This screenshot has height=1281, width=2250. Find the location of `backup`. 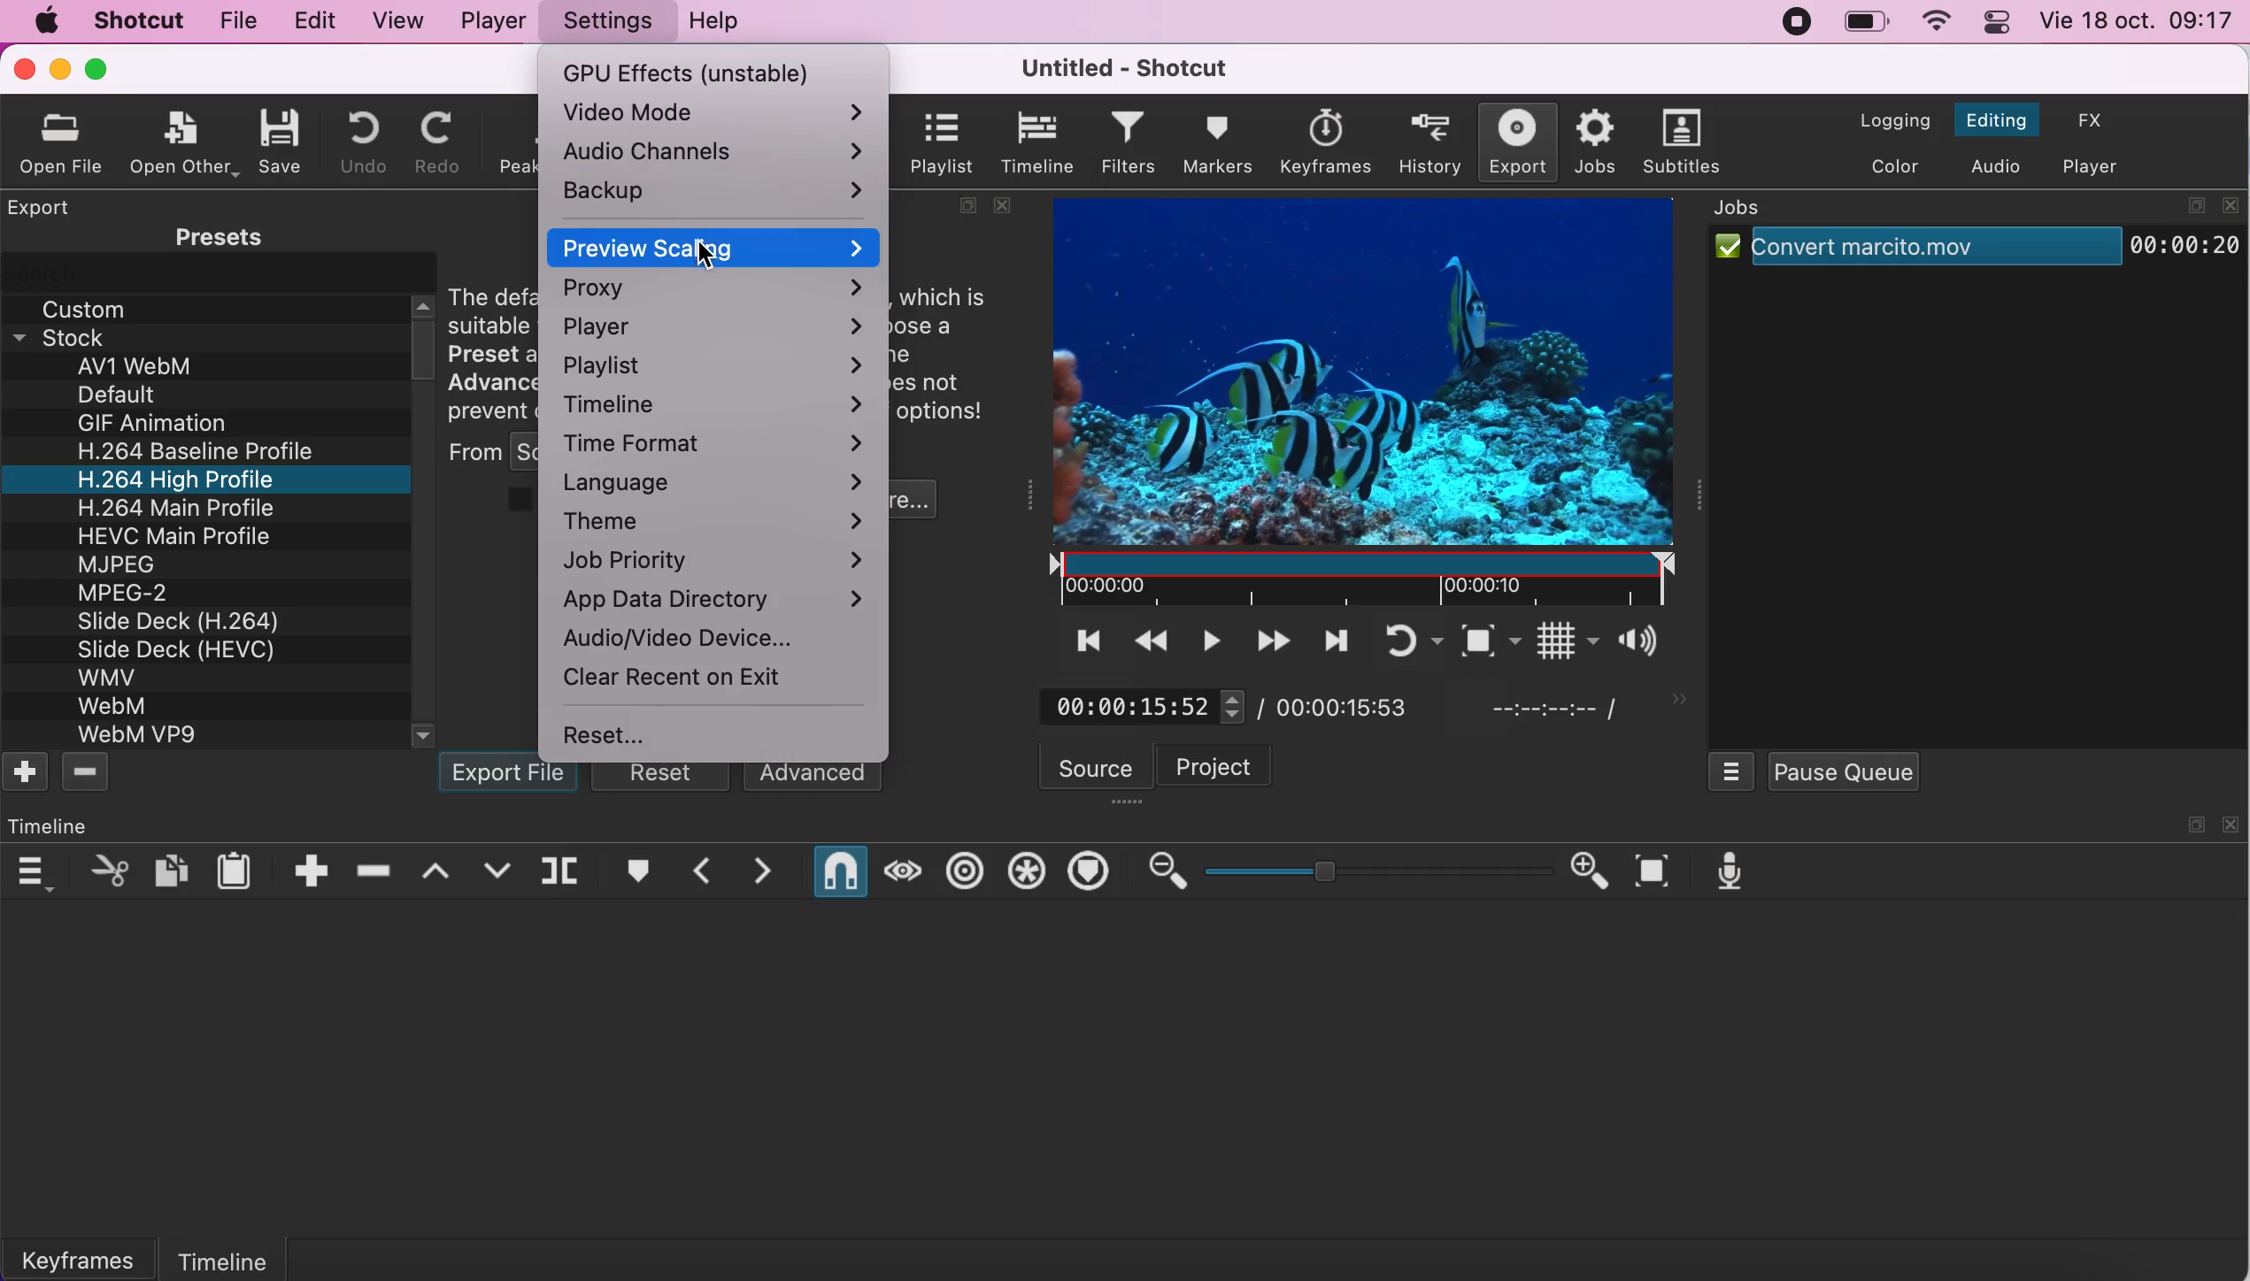

backup is located at coordinates (716, 193).